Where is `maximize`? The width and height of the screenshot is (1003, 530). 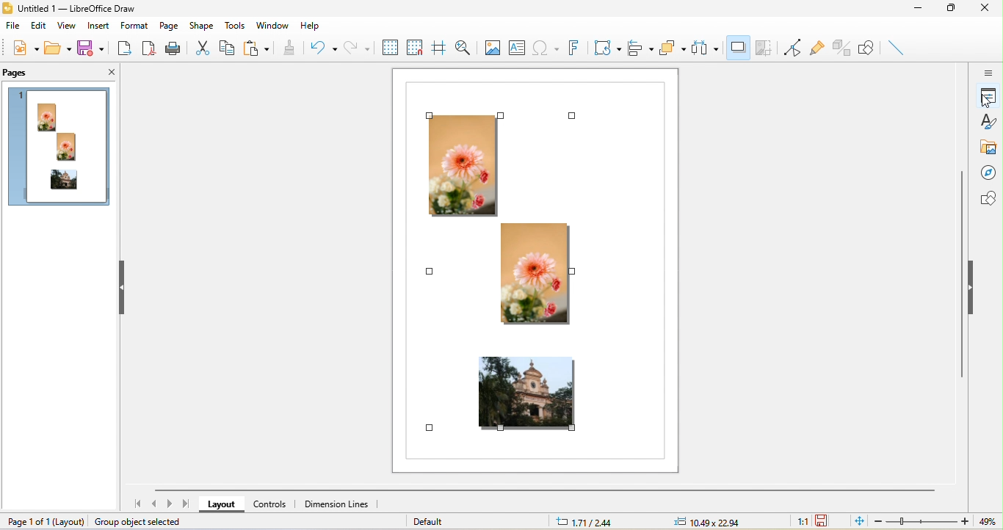
maximize is located at coordinates (955, 9).